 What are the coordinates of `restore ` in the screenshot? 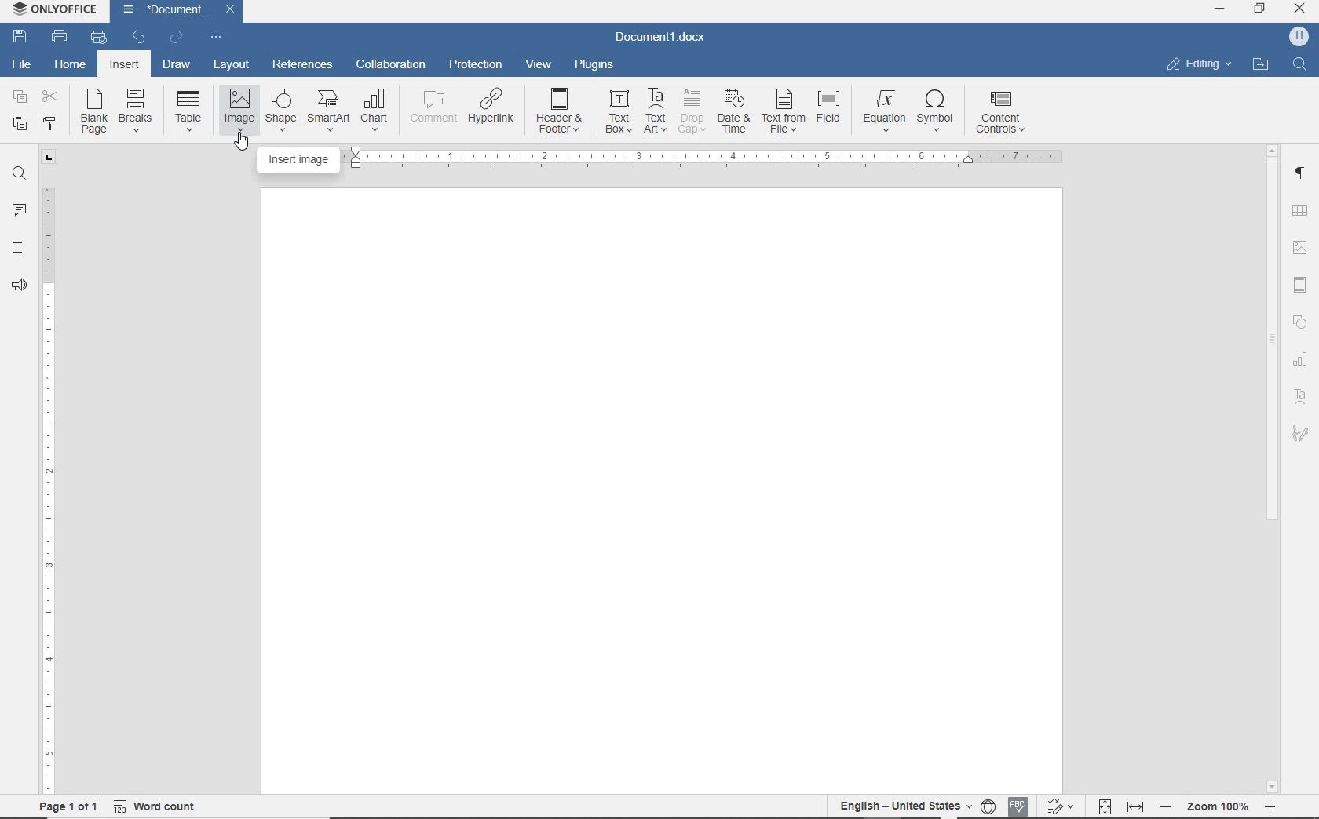 It's located at (1259, 9).